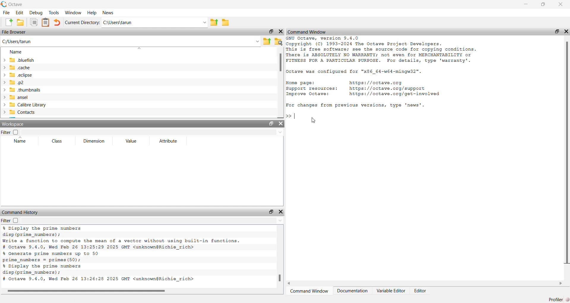 The width and height of the screenshot is (570, 303). I want to click on Home page: https://octave.org
Support resources:  https://octave.org/support
Improve Octave: https://octave.org/get—involved, so click(364, 90).